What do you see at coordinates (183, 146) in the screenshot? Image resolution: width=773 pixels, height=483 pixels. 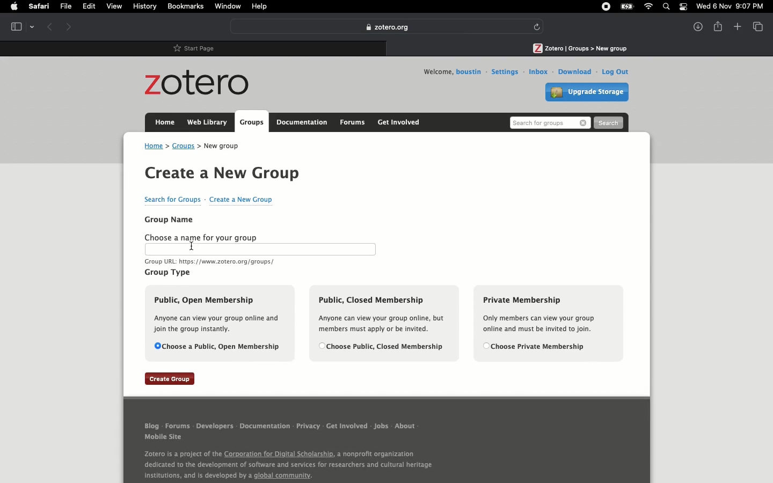 I see `Groups` at bounding box center [183, 146].